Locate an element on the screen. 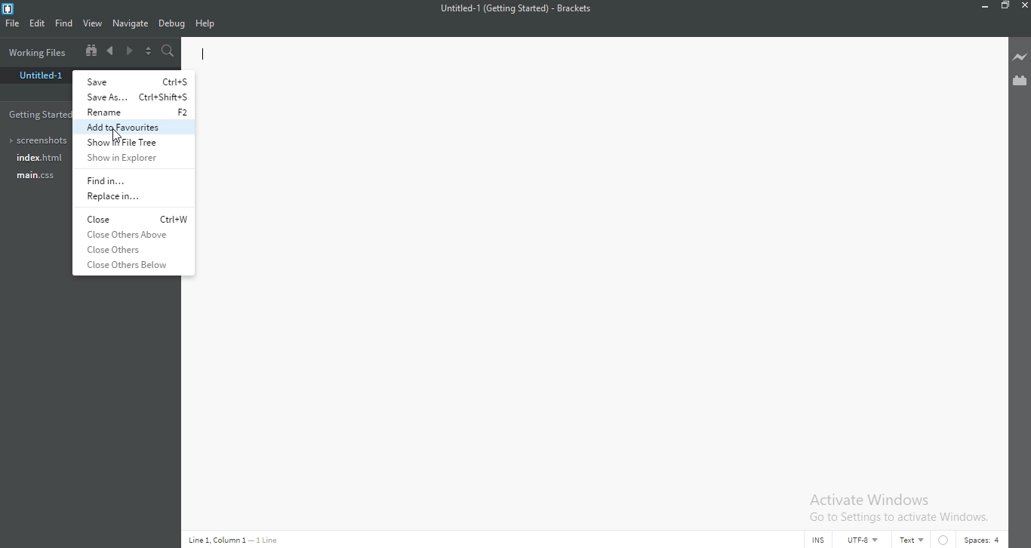  show file tree is located at coordinates (133, 143).